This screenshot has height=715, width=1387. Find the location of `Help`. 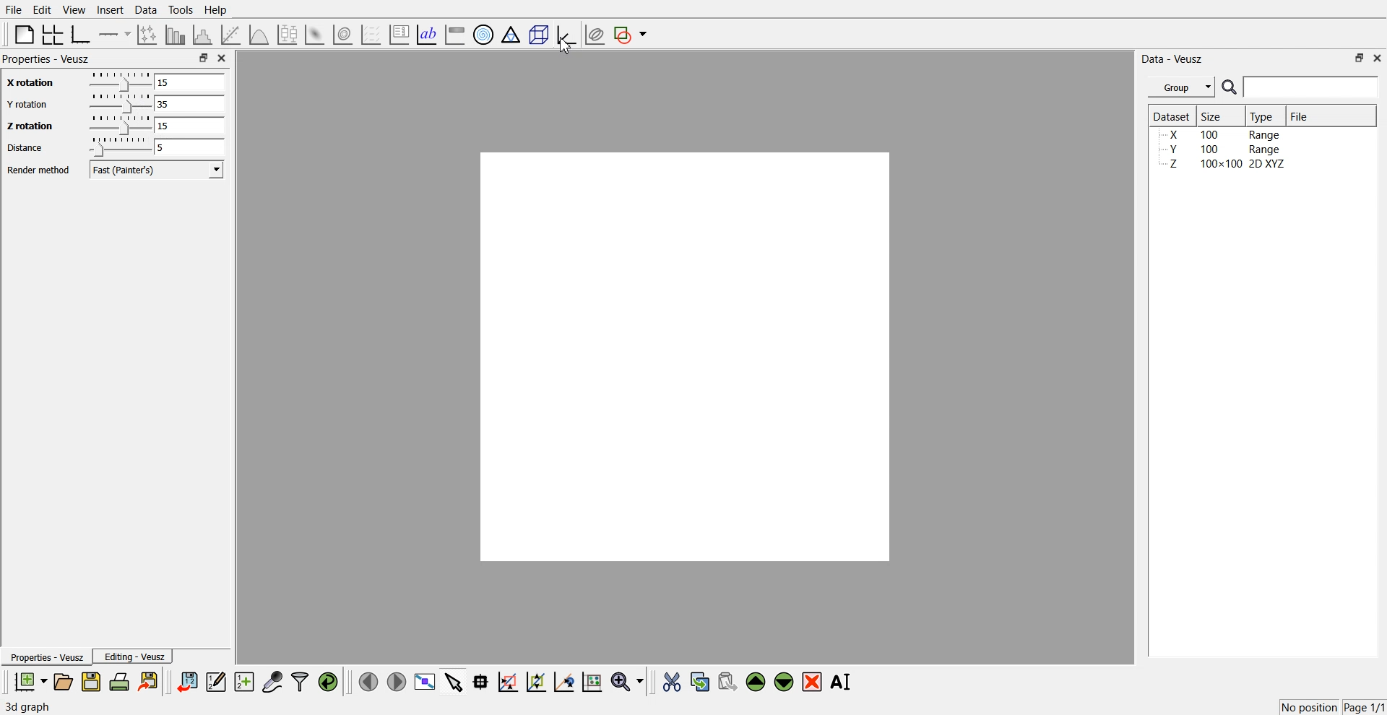

Help is located at coordinates (216, 10).